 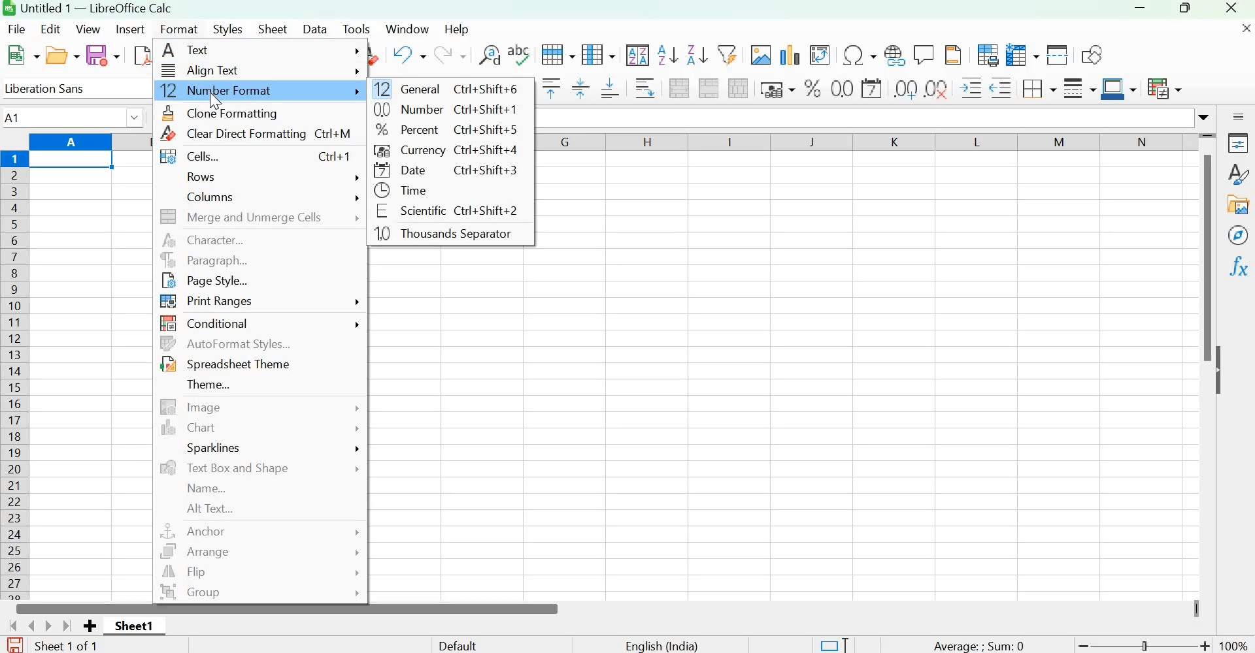 I want to click on Sheet, so click(x=274, y=28).